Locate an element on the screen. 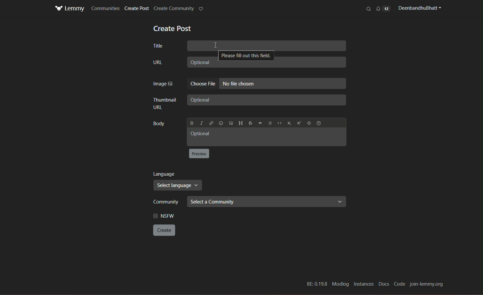  highlight is located at coordinates (202, 9).